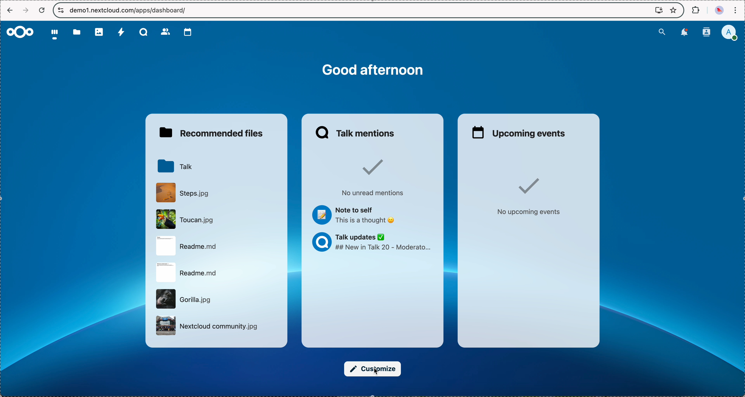 Image resolution: width=745 pixels, height=397 pixels. What do you see at coordinates (685, 33) in the screenshot?
I see `notifications` at bounding box center [685, 33].